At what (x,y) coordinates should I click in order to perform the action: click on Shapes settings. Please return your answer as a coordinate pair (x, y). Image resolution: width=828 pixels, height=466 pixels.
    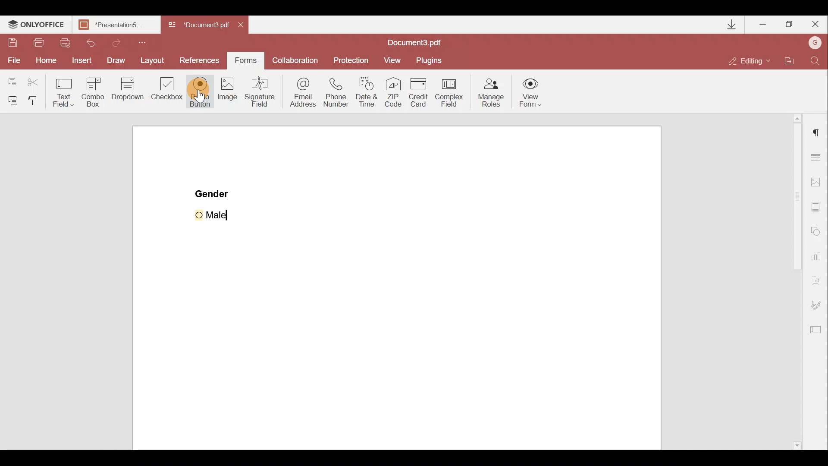
    Looking at the image, I should click on (818, 232).